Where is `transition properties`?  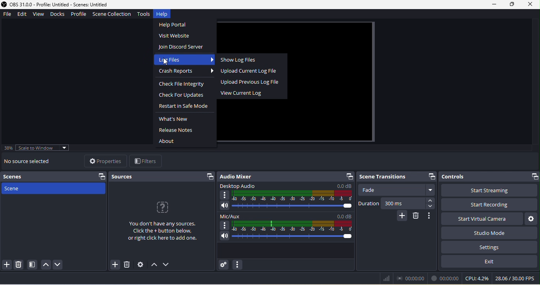 transition properties is located at coordinates (431, 216).